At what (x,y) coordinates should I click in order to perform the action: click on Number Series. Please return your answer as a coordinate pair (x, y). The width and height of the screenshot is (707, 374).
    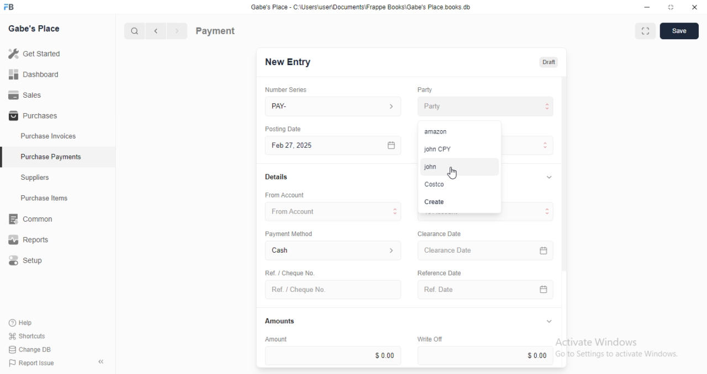
    Looking at the image, I should click on (282, 89).